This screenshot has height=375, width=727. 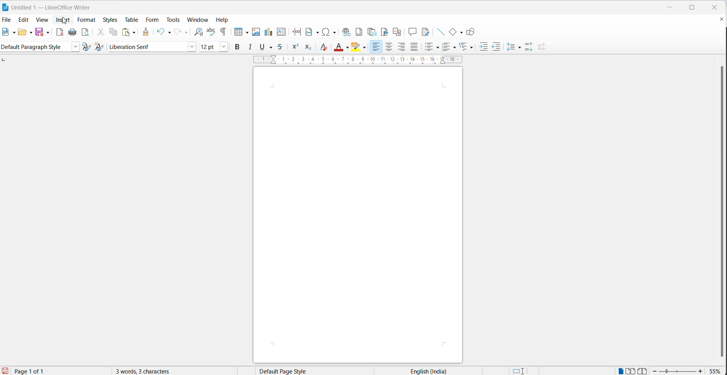 I want to click on select outline format, so click(x=467, y=47).